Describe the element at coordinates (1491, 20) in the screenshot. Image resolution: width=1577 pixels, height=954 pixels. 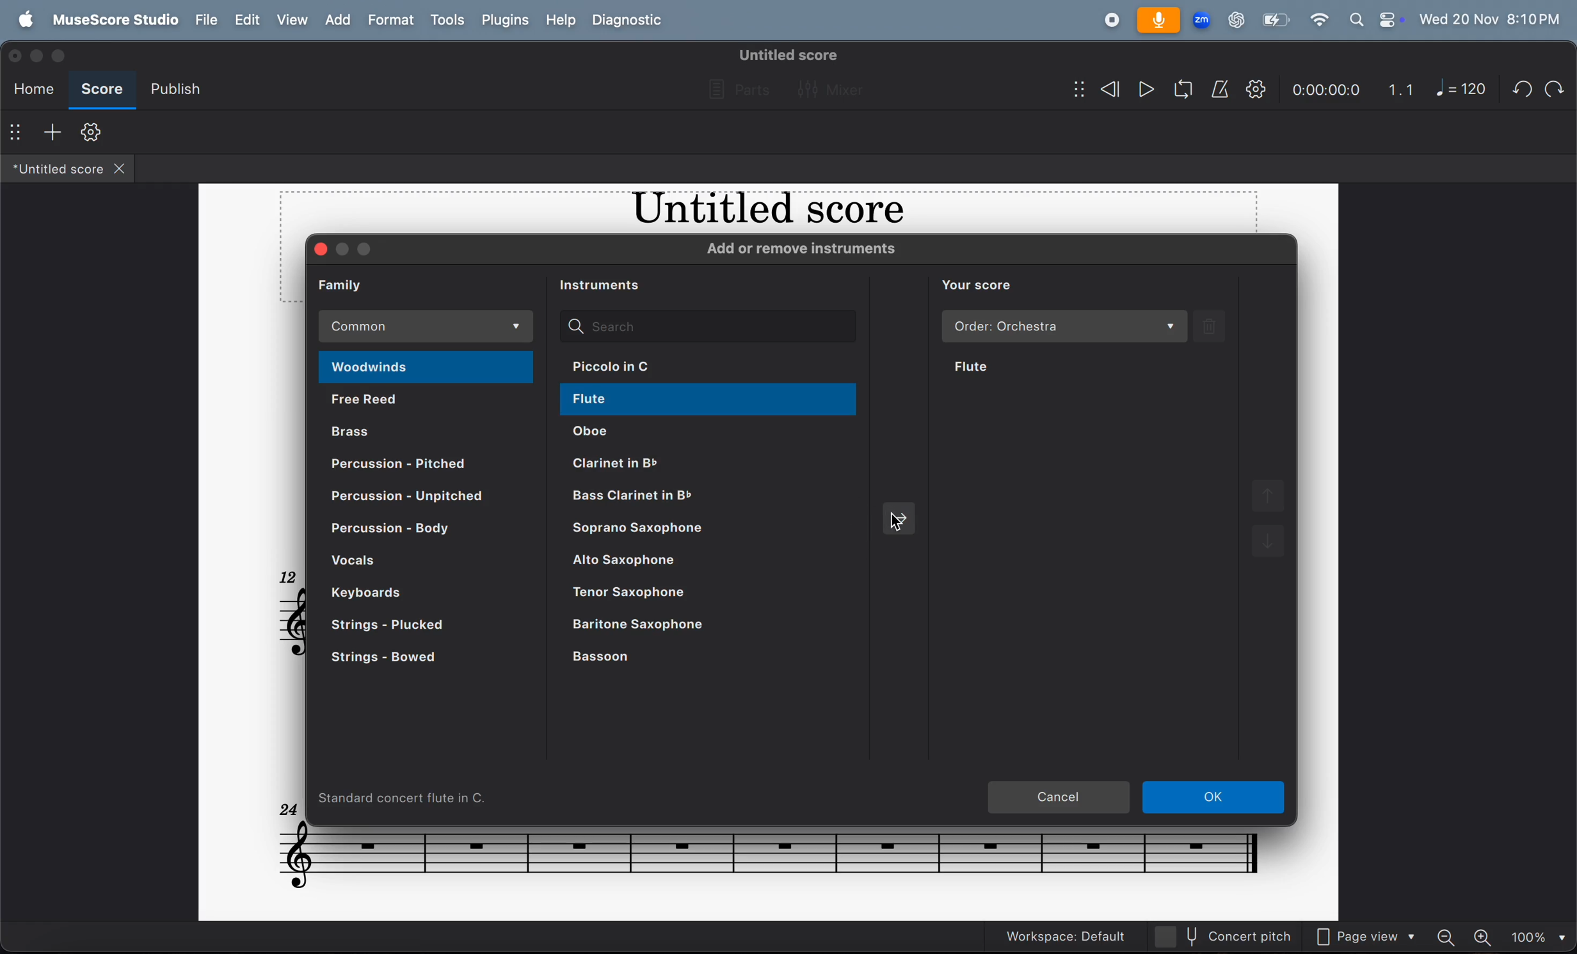
I see `date and time` at that location.